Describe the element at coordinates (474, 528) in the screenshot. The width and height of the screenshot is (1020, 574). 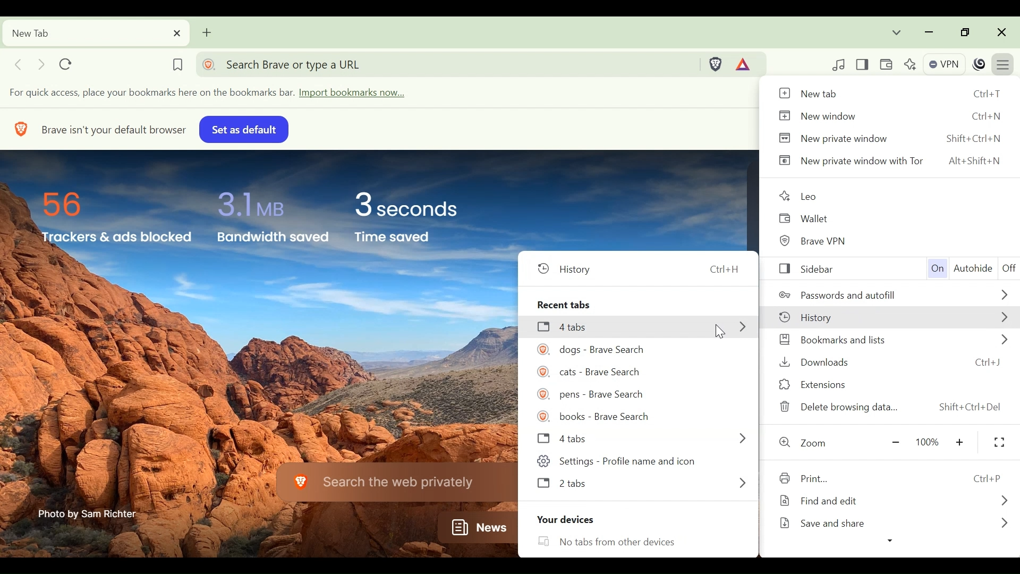
I see `News` at that location.